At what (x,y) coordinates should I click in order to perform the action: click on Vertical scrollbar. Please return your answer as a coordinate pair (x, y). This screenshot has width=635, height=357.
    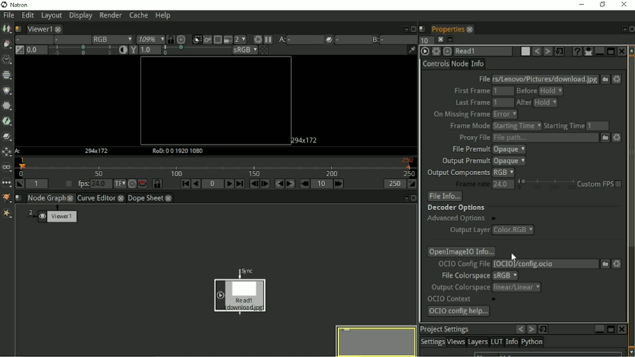
    Looking at the image, I should click on (631, 154).